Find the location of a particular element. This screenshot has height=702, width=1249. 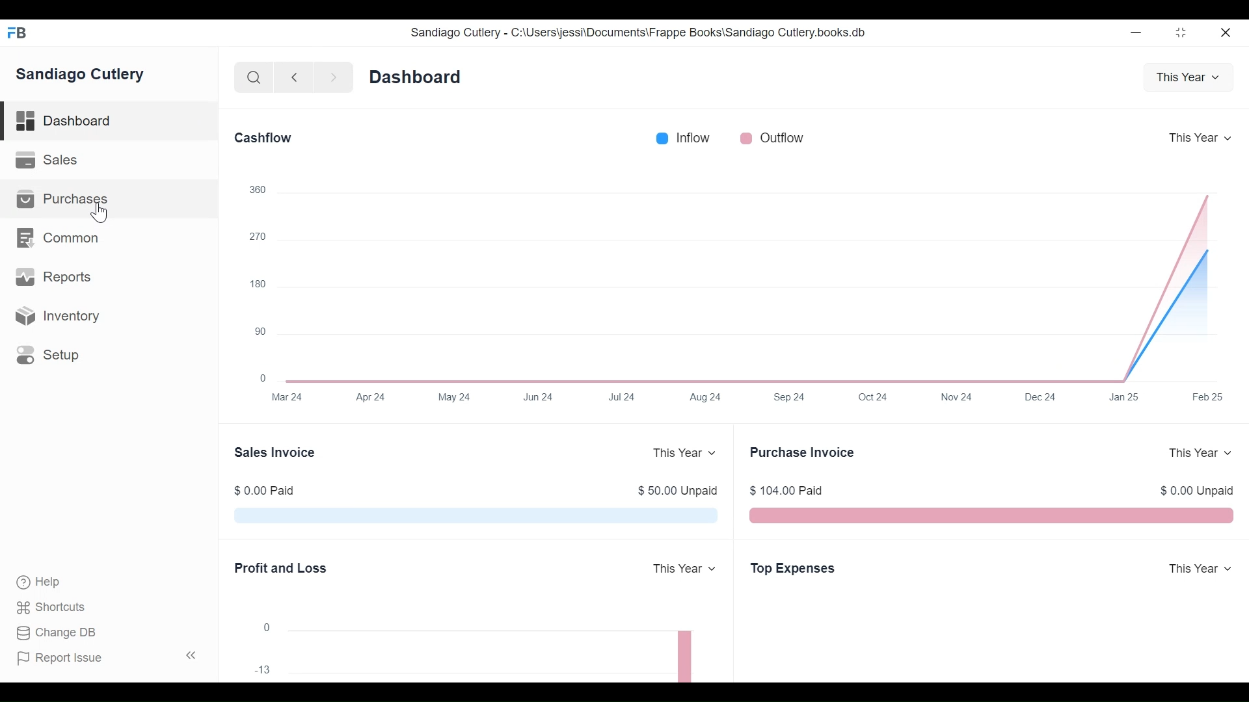

The Cashflow chart shows the total amount of money being transferred into and out of Sandiago Cutlery over a year is located at coordinates (746, 283).